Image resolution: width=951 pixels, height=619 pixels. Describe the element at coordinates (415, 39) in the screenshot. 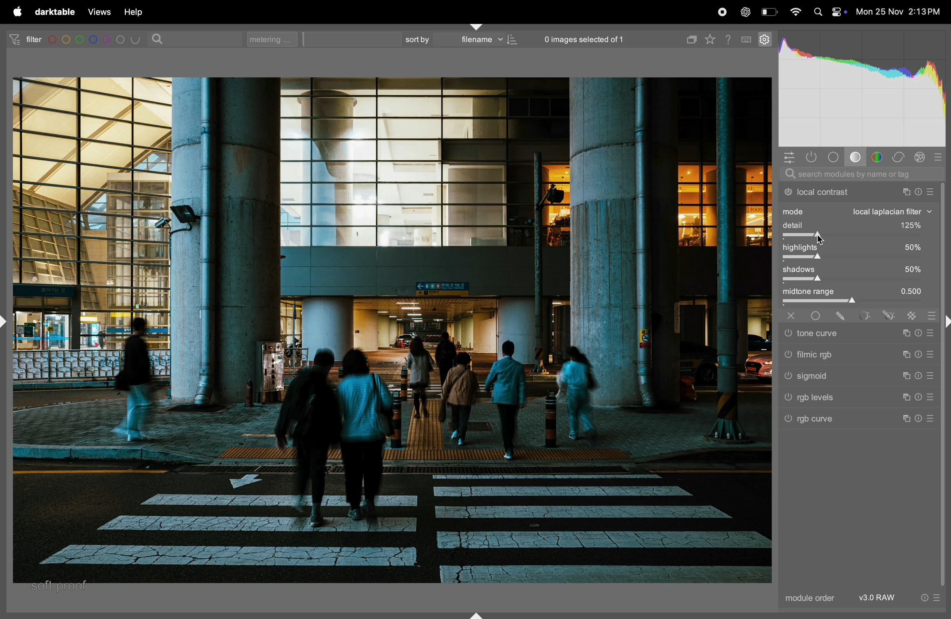

I see `sort` at that location.